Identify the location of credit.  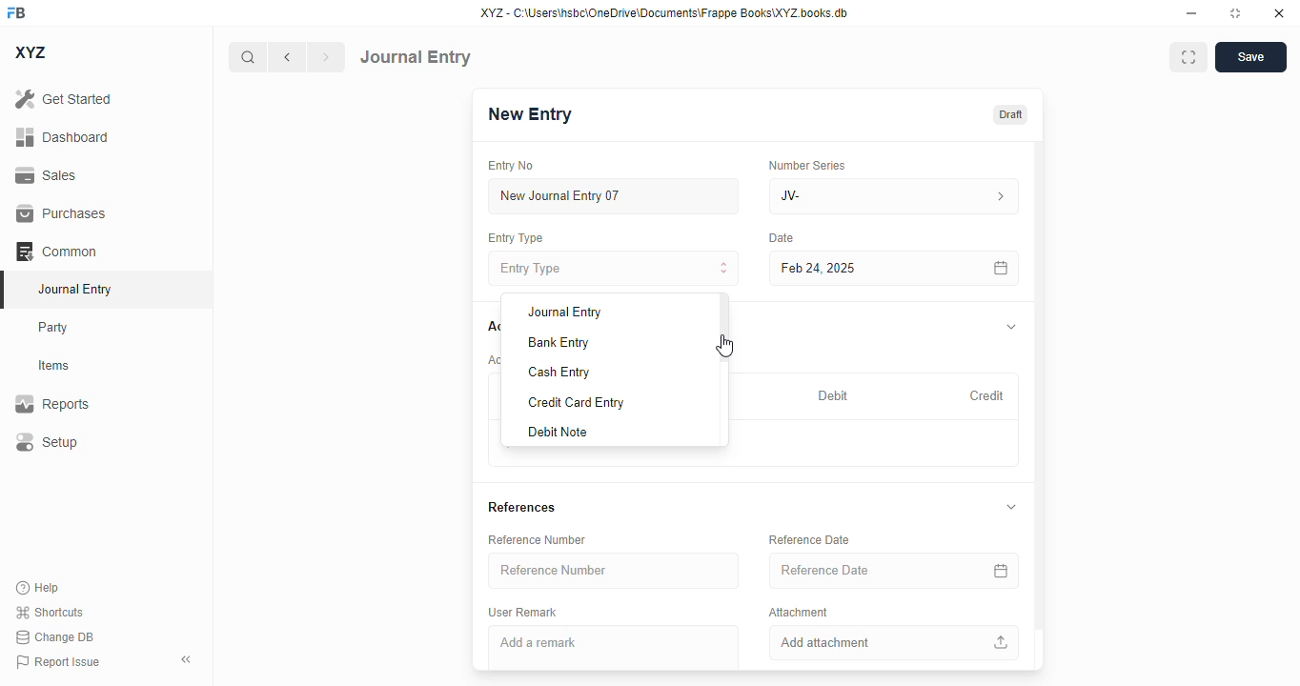
(988, 395).